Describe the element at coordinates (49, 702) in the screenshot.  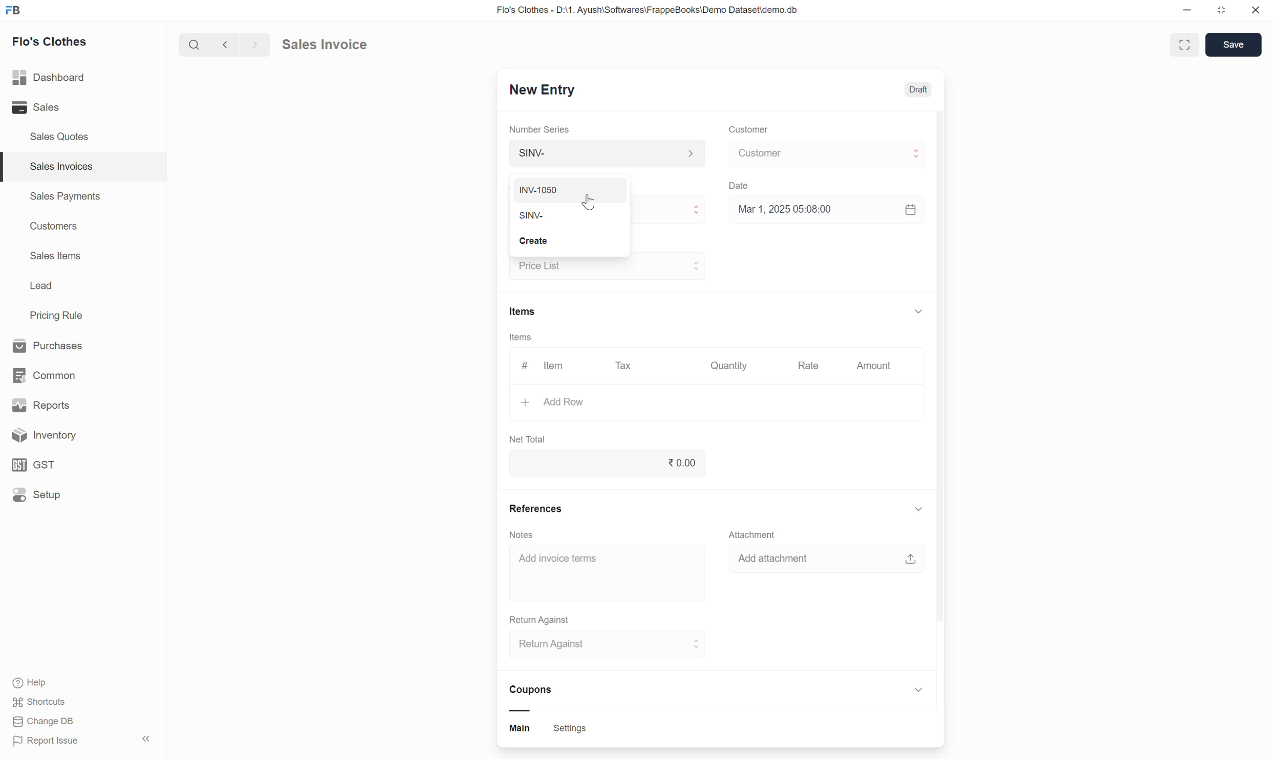
I see `shortcuts ` at that location.